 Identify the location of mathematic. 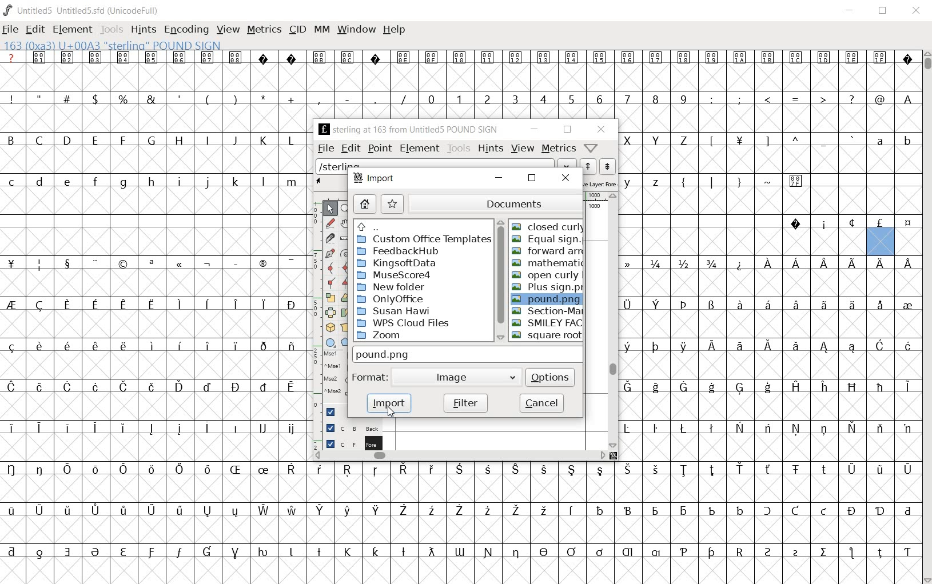
(545, 262).